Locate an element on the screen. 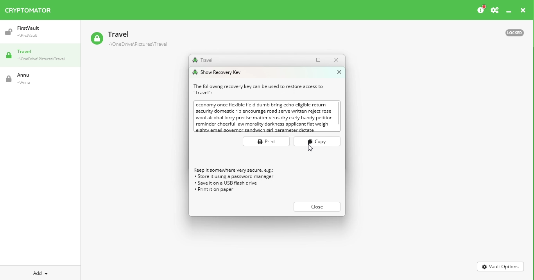 The height and width of the screenshot is (280, 534). Add new vault is located at coordinates (41, 272).